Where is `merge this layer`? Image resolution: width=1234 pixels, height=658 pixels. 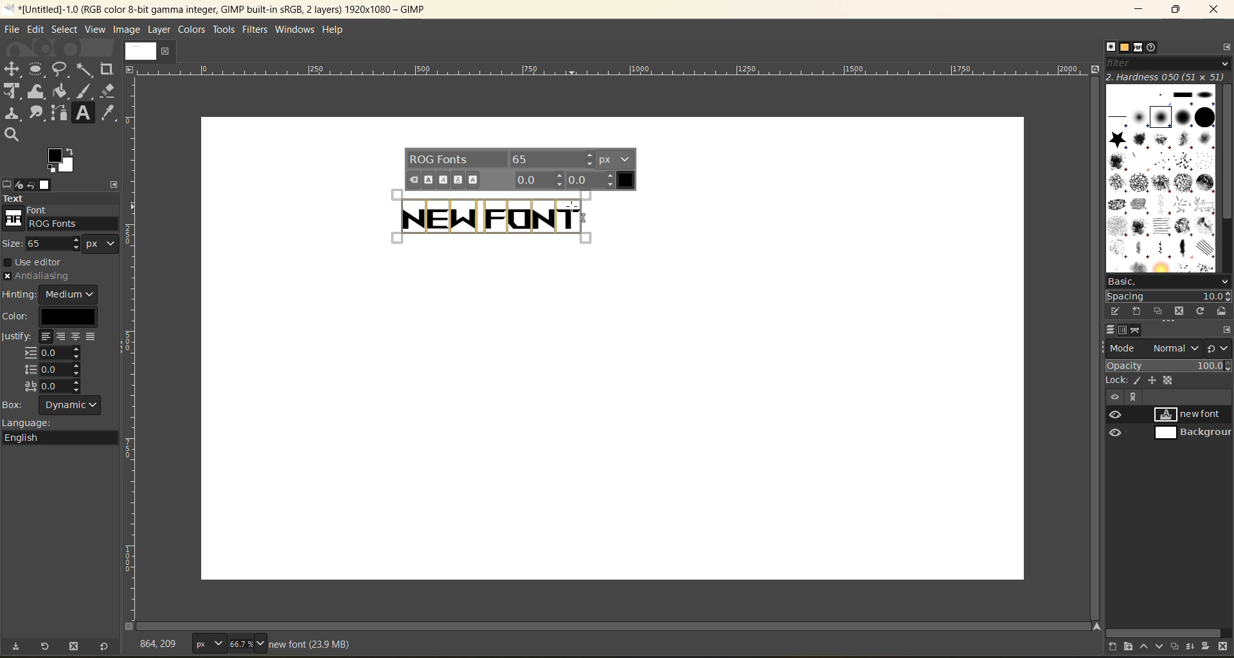 merge this layer is located at coordinates (1195, 647).